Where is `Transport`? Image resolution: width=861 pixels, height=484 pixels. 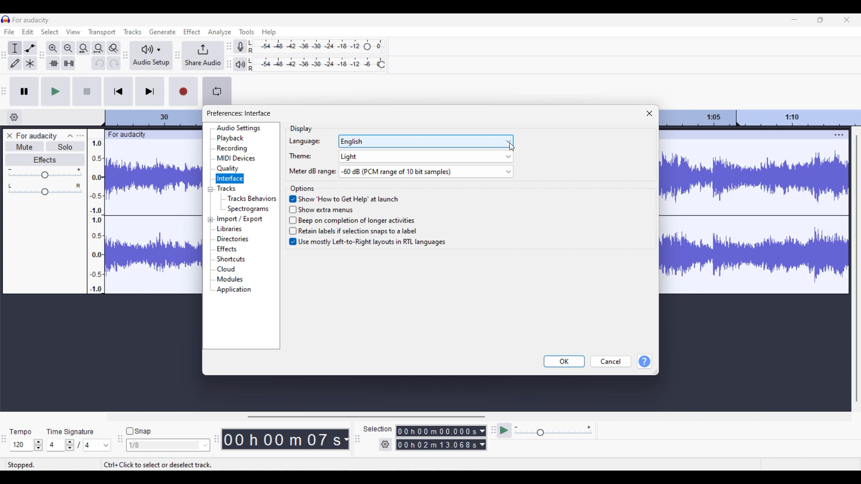
Transport is located at coordinates (102, 32).